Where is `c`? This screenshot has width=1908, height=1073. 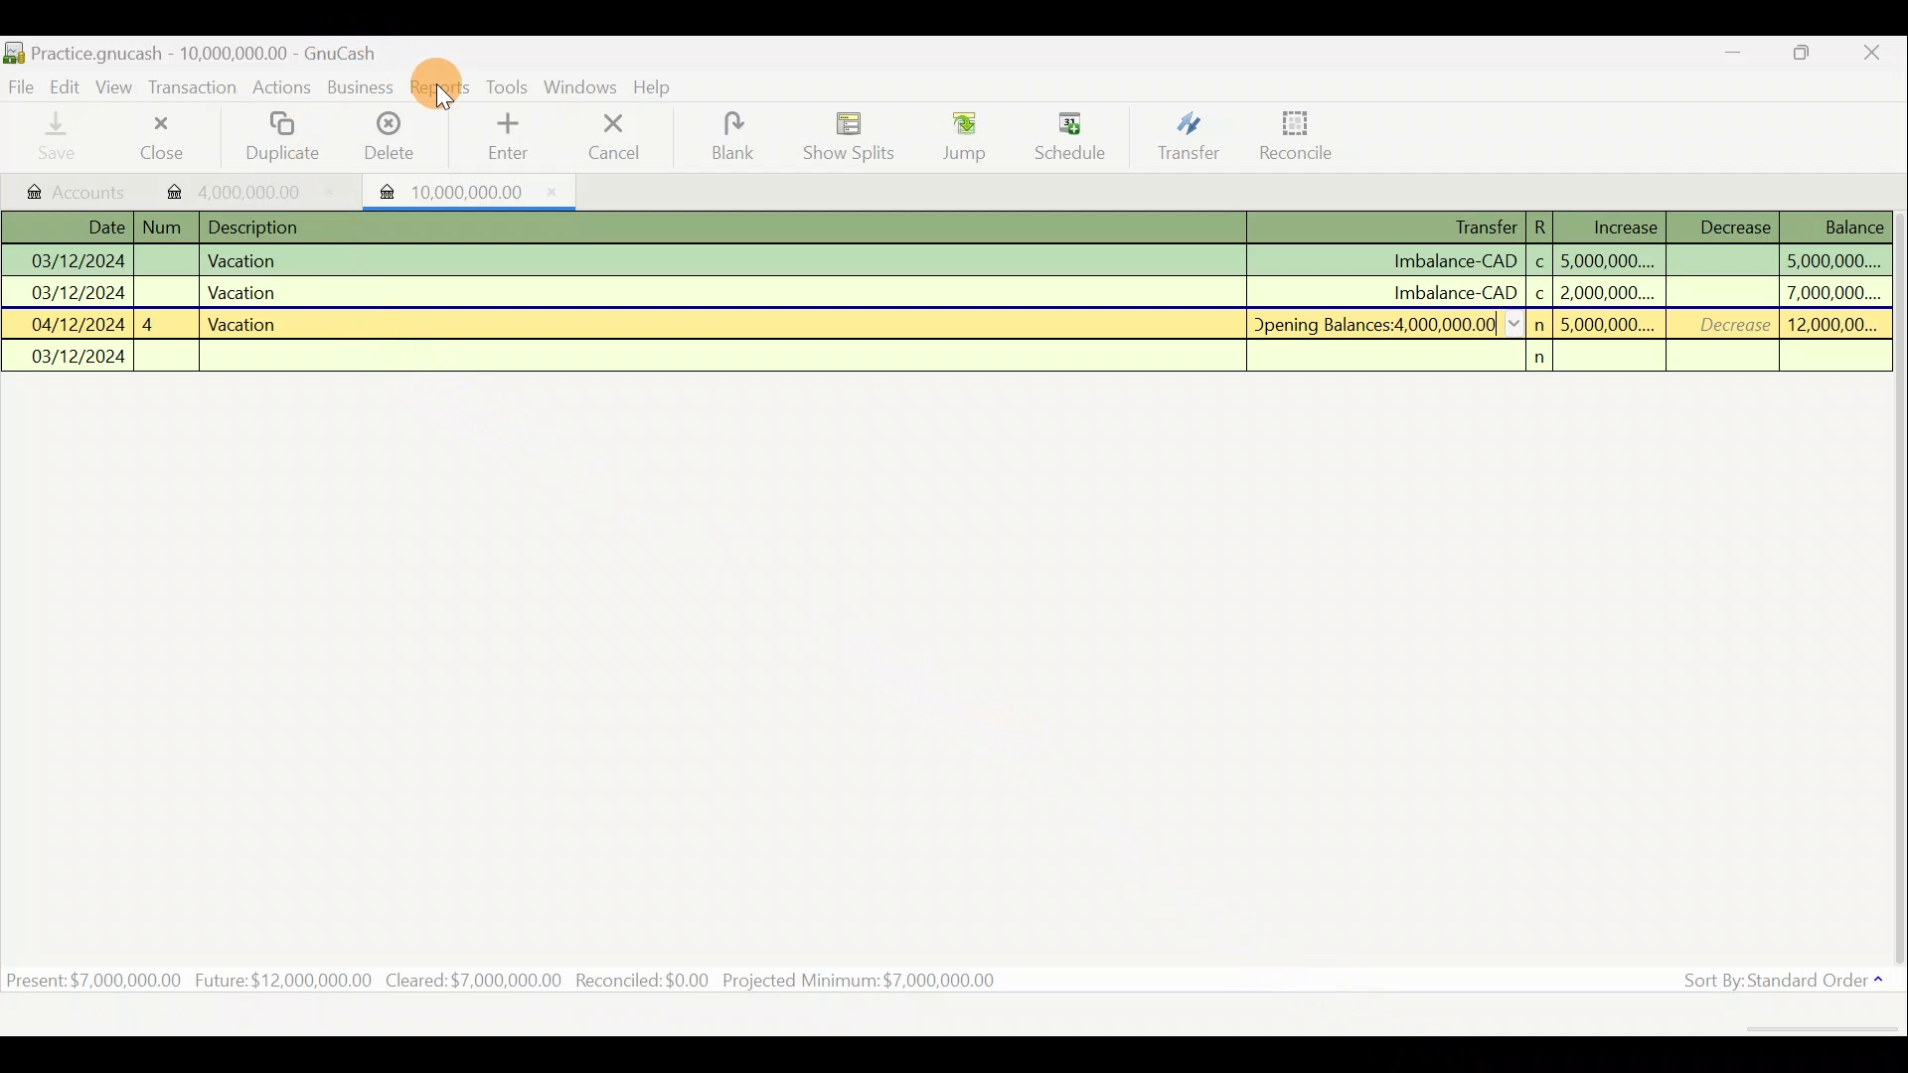
c is located at coordinates (1539, 262).